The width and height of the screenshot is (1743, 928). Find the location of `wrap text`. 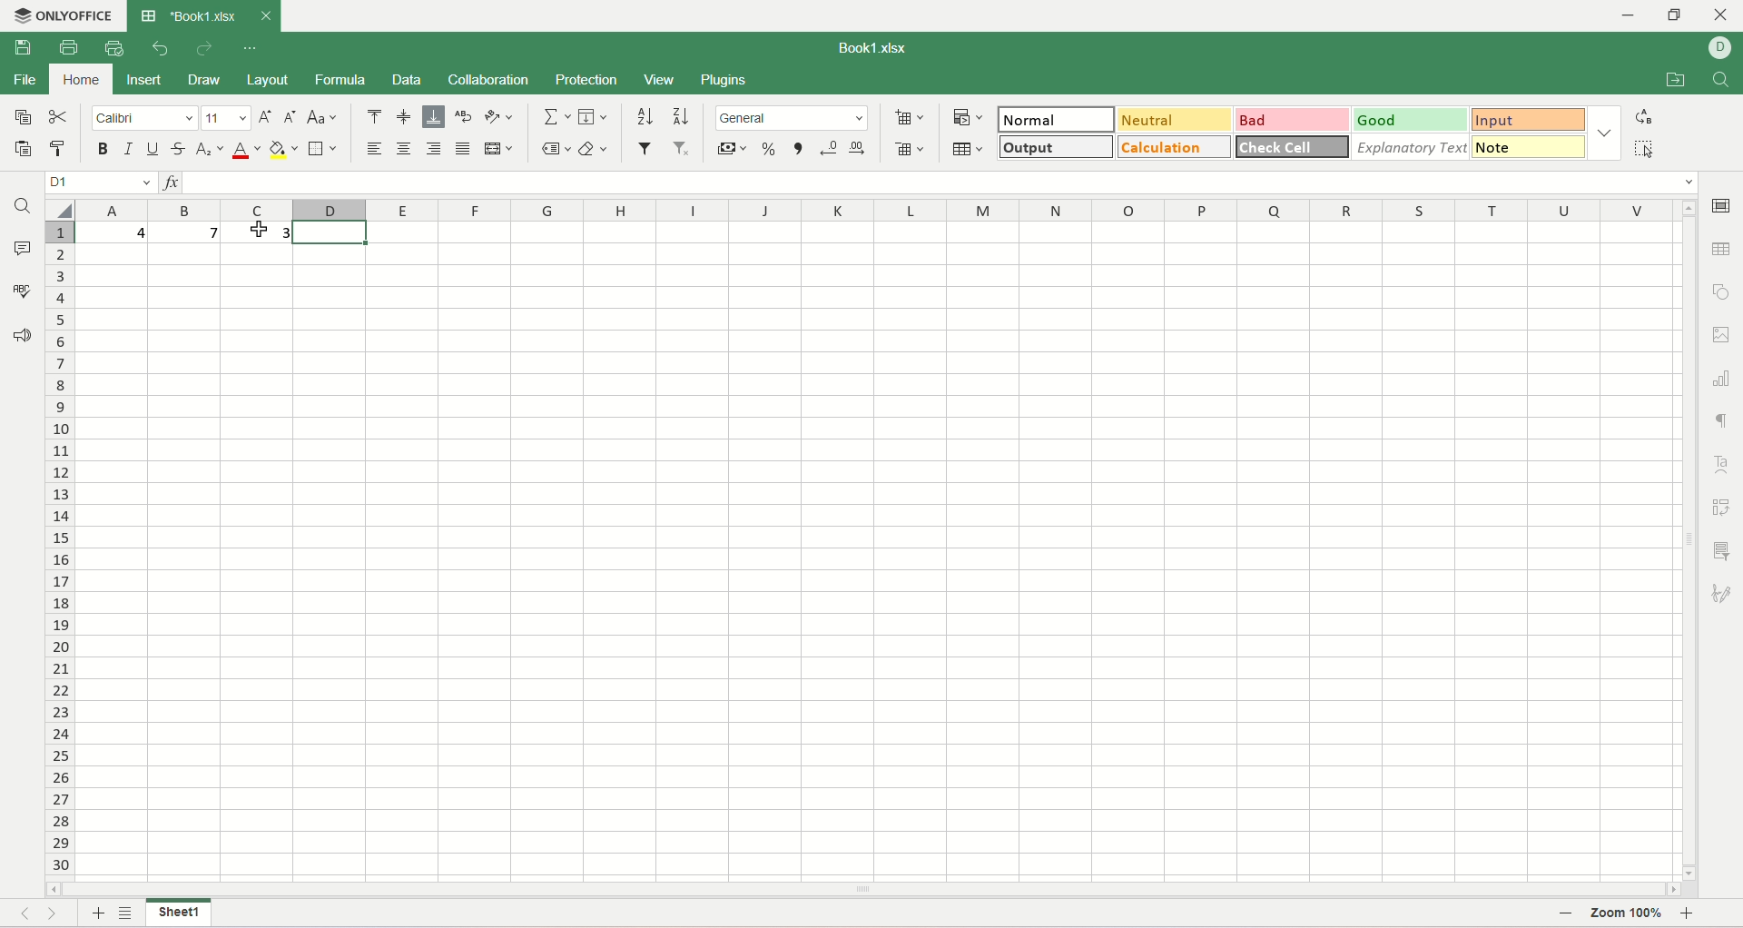

wrap text is located at coordinates (462, 117).